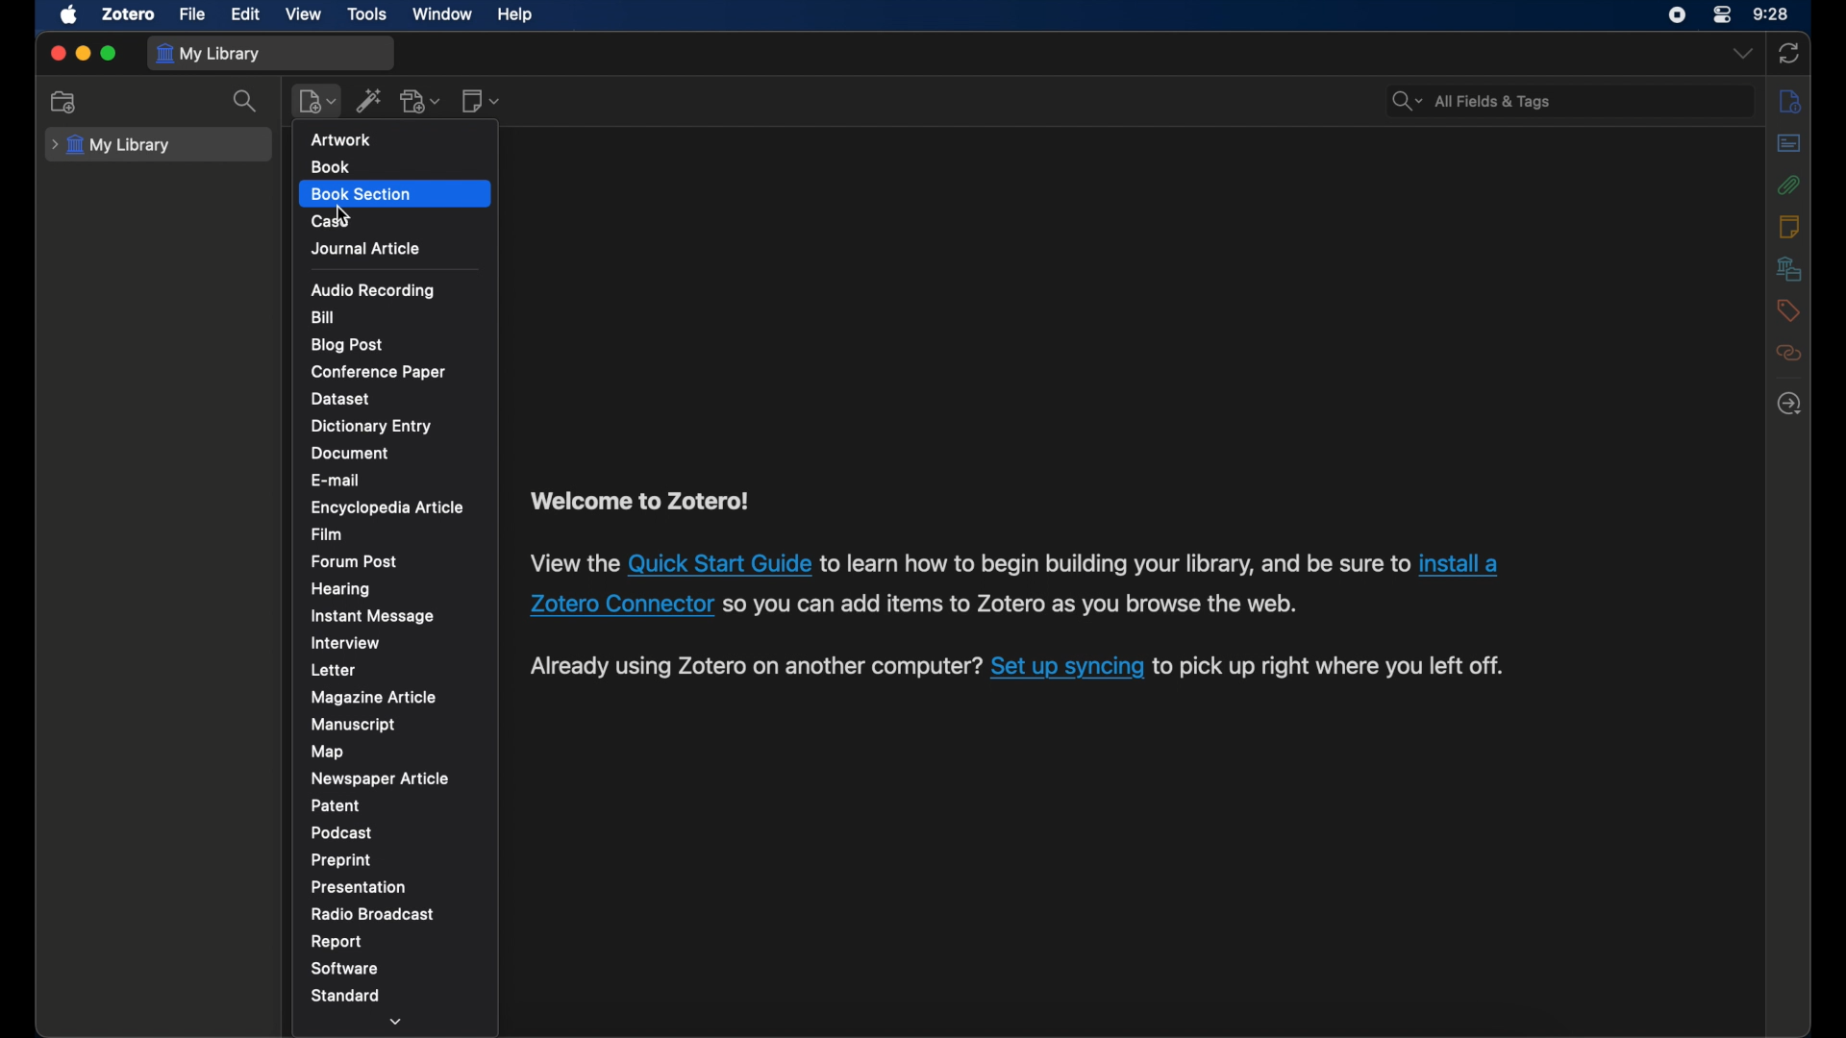 This screenshot has height=1038, width=1846. I want to click on artwork, so click(344, 138).